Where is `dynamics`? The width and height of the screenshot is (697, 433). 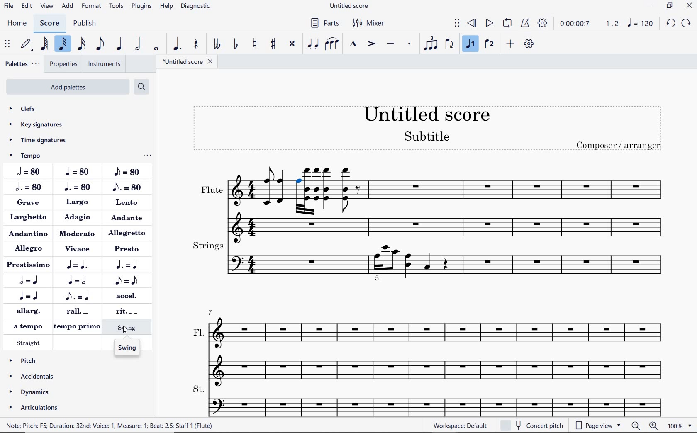 dynamics is located at coordinates (32, 392).